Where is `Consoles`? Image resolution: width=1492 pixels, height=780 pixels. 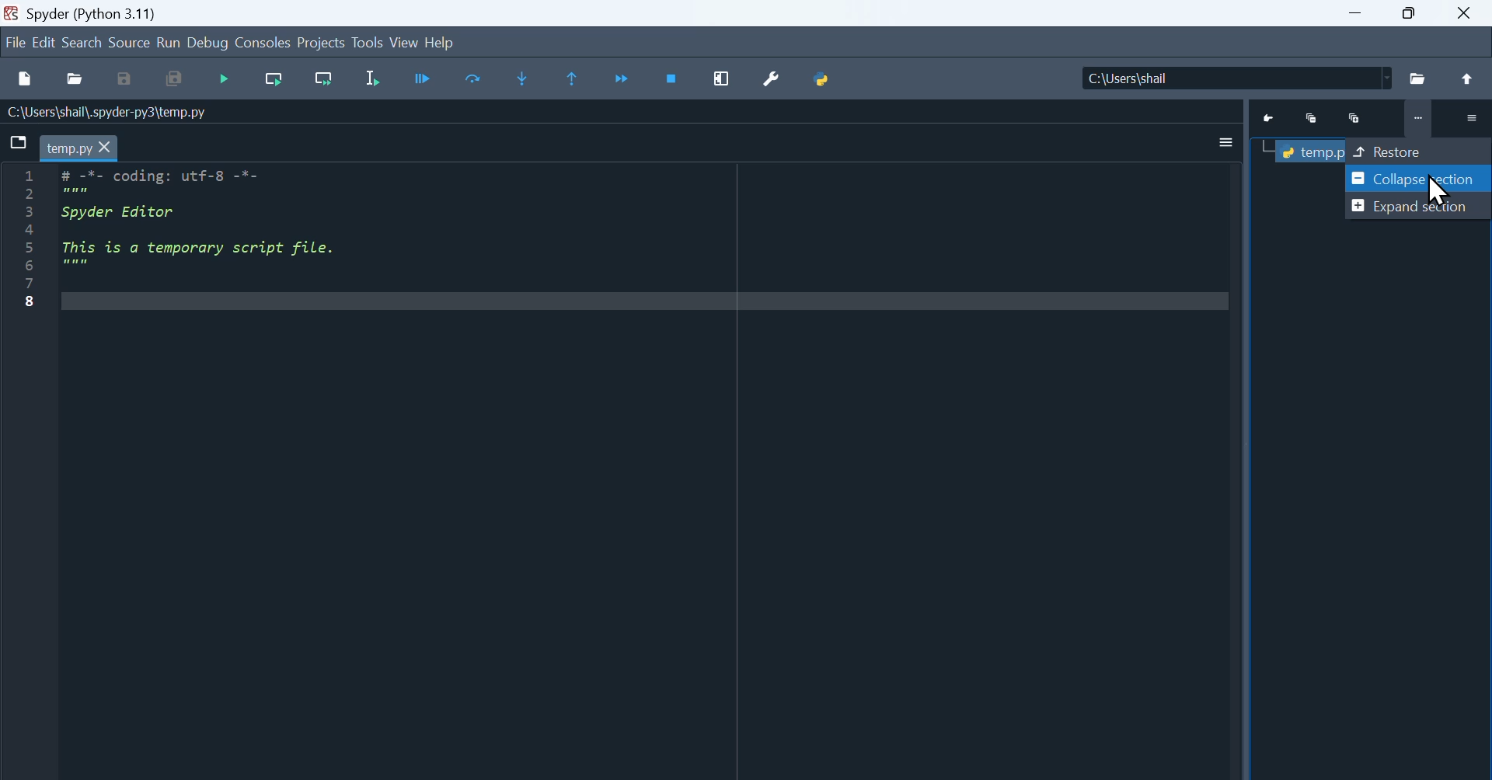
Consoles is located at coordinates (263, 44).